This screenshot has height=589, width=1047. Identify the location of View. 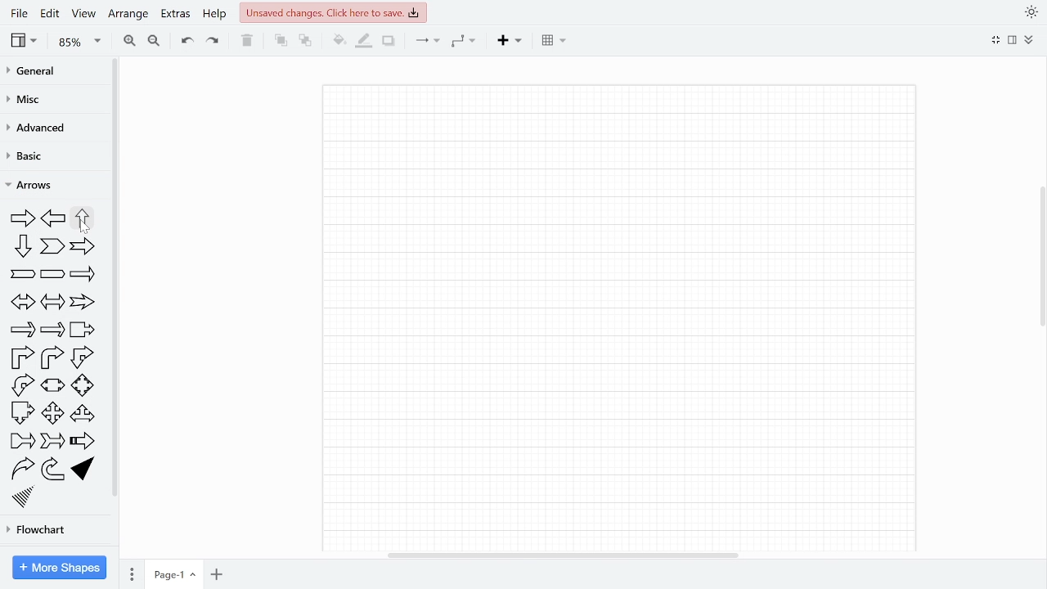
(24, 42).